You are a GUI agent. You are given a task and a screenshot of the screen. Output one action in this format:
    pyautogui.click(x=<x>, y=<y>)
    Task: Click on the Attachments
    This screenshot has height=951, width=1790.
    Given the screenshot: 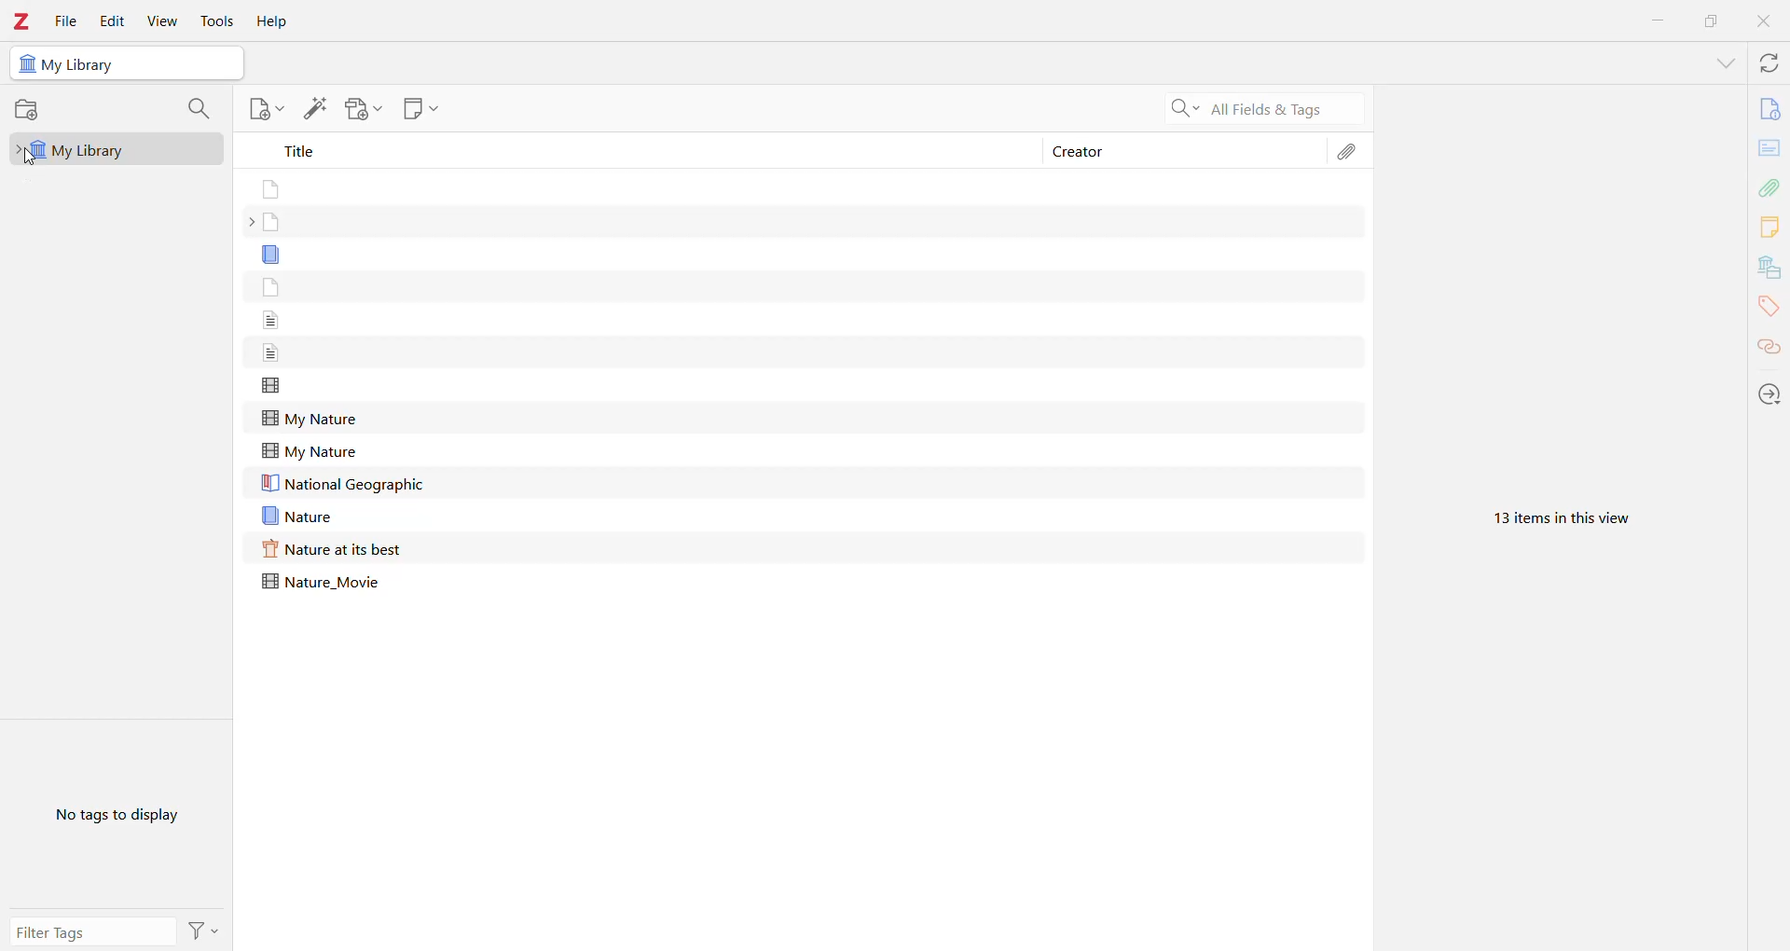 What is the action you would take?
    pyautogui.click(x=1770, y=186)
    